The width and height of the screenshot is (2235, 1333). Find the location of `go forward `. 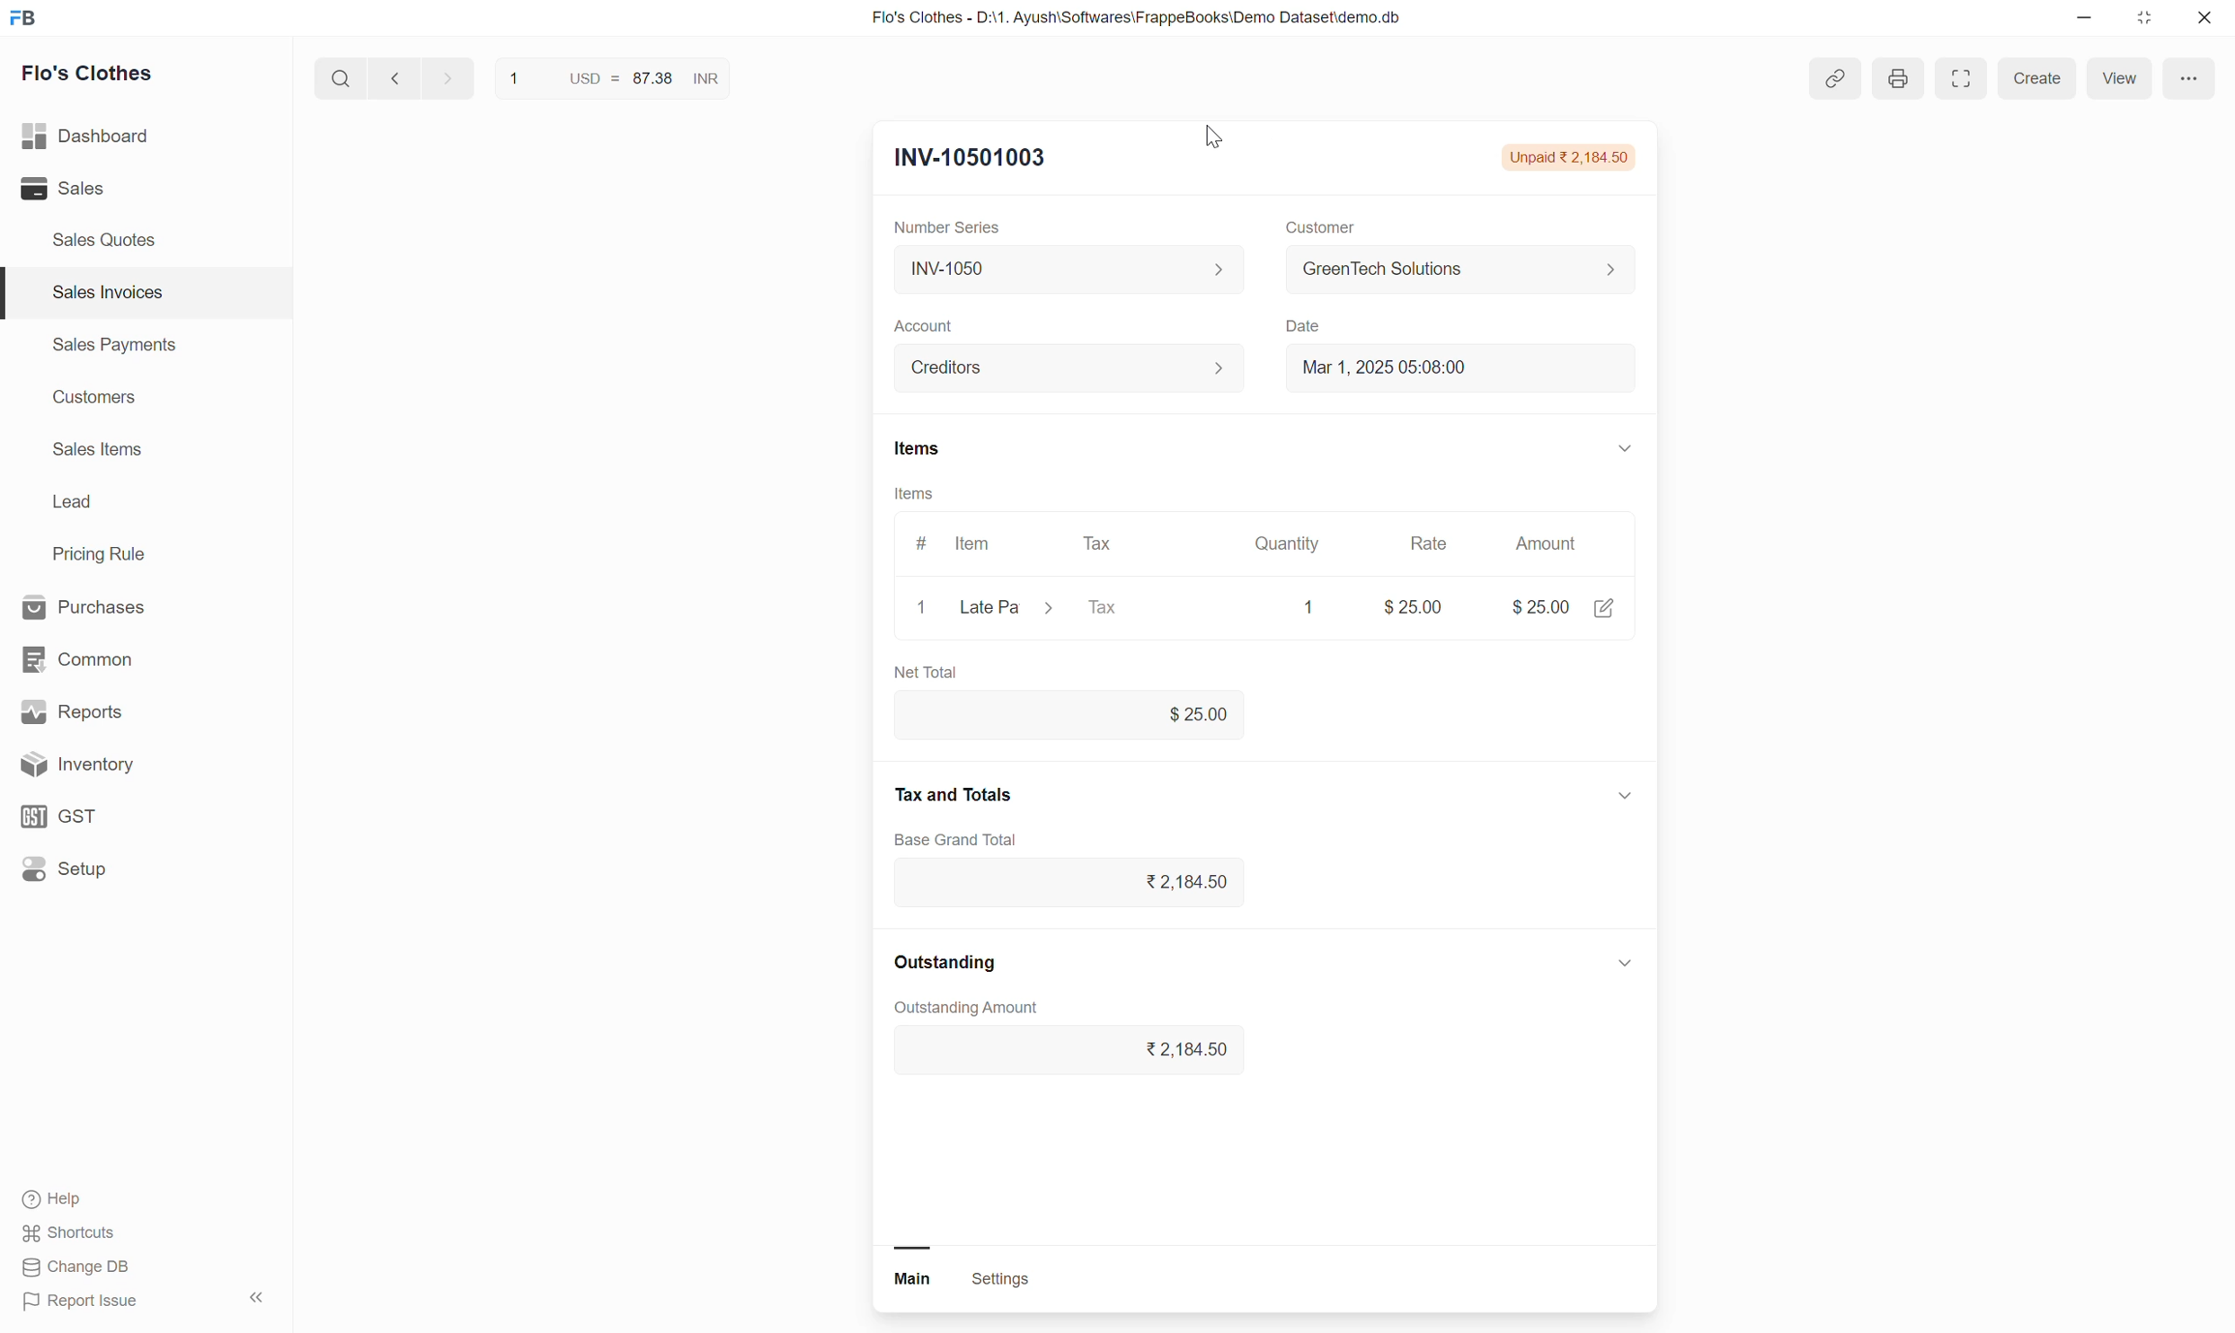

go forward  is located at coordinates (443, 82).